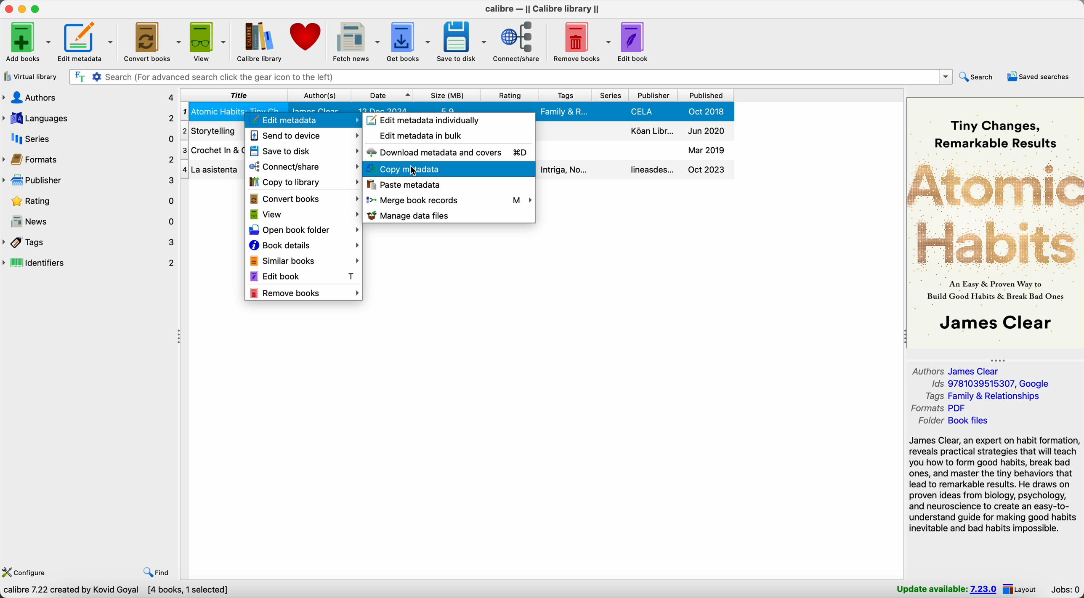 Image resolution: width=1084 pixels, height=598 pixels. Describe the element at coordinates (447, 95) in the screenshot. I see `size` at that location.